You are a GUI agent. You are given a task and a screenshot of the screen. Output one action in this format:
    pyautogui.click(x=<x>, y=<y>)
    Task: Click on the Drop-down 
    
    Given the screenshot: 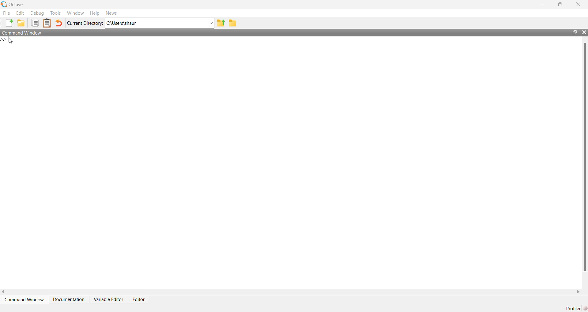 What is the action you would take?
    pyautogui.click(x=211, y=23)
    